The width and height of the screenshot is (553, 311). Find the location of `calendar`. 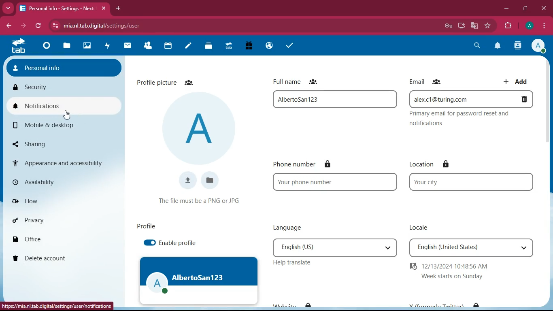

calendar is located at coordinates (170, 46).